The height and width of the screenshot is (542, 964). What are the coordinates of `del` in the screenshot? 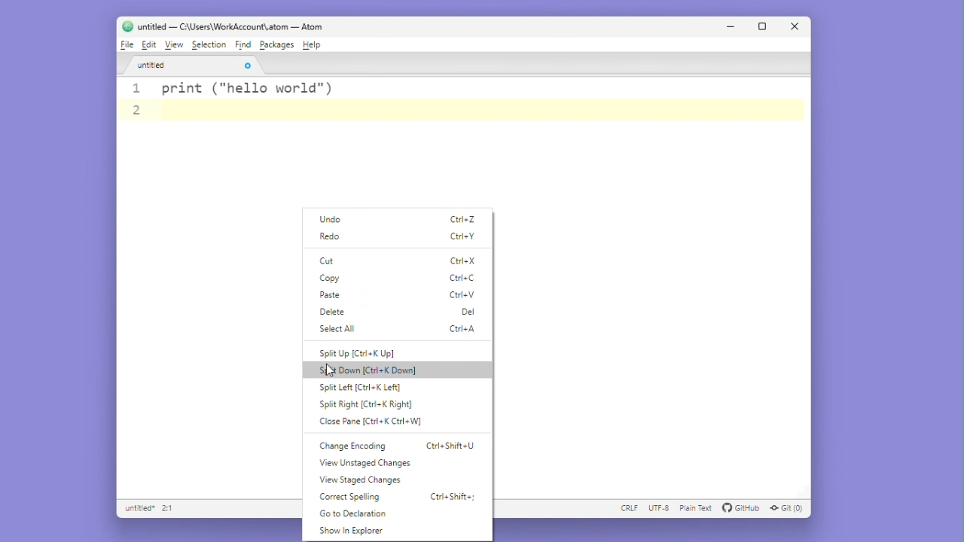 It's located at (466, 312).